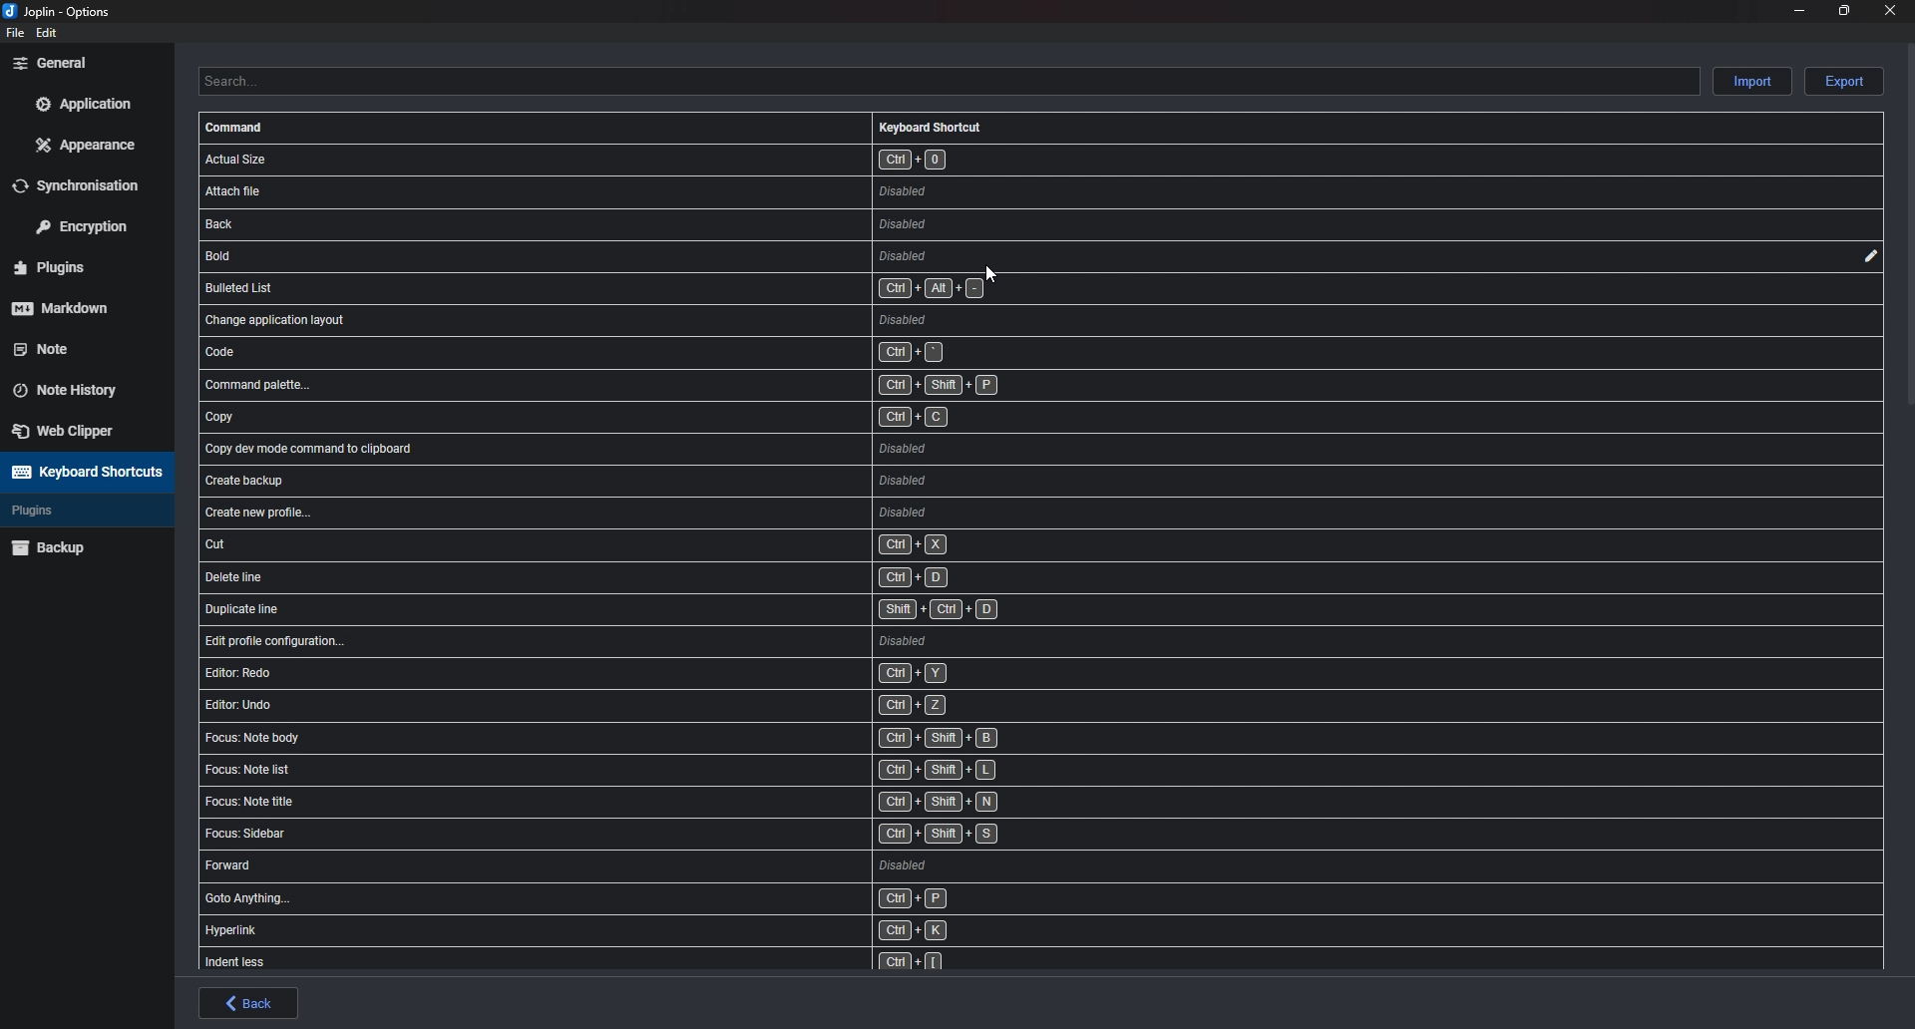 This screenshot has width=1915, height=1029. Describe the element at coordinates (678, 577) in the screenshot. I see `shortcut` at that location.